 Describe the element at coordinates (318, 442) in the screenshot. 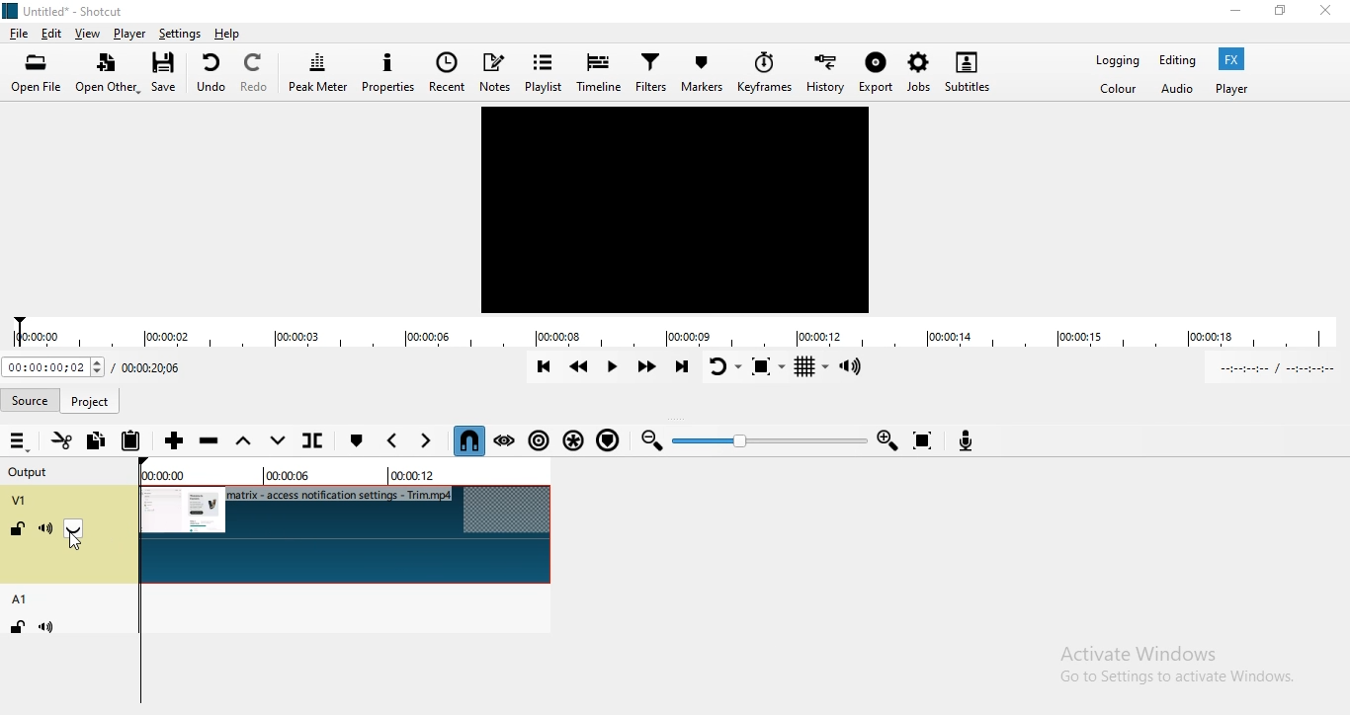

I see `Split at playhead` at that location.